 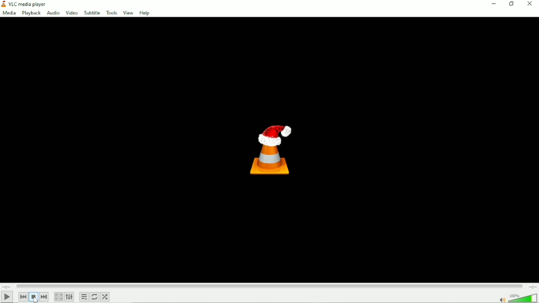 I want to click on Total duration, so click(x=532, y=287).